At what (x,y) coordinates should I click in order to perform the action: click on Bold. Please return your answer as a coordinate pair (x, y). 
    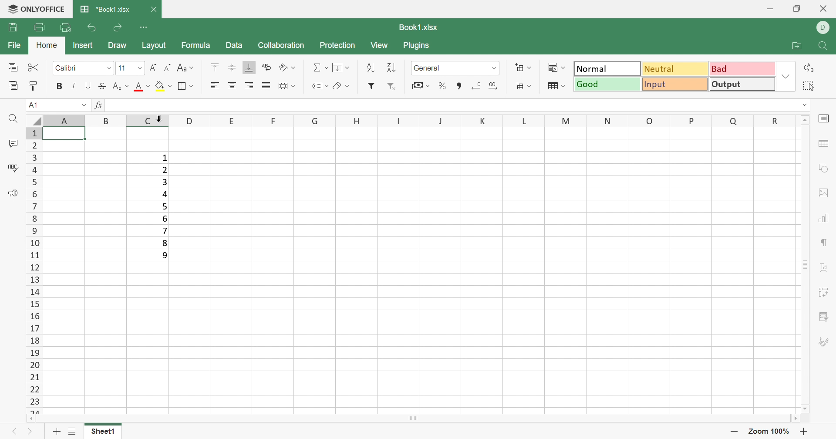
    Looking at the image, I should click on (61, 88).